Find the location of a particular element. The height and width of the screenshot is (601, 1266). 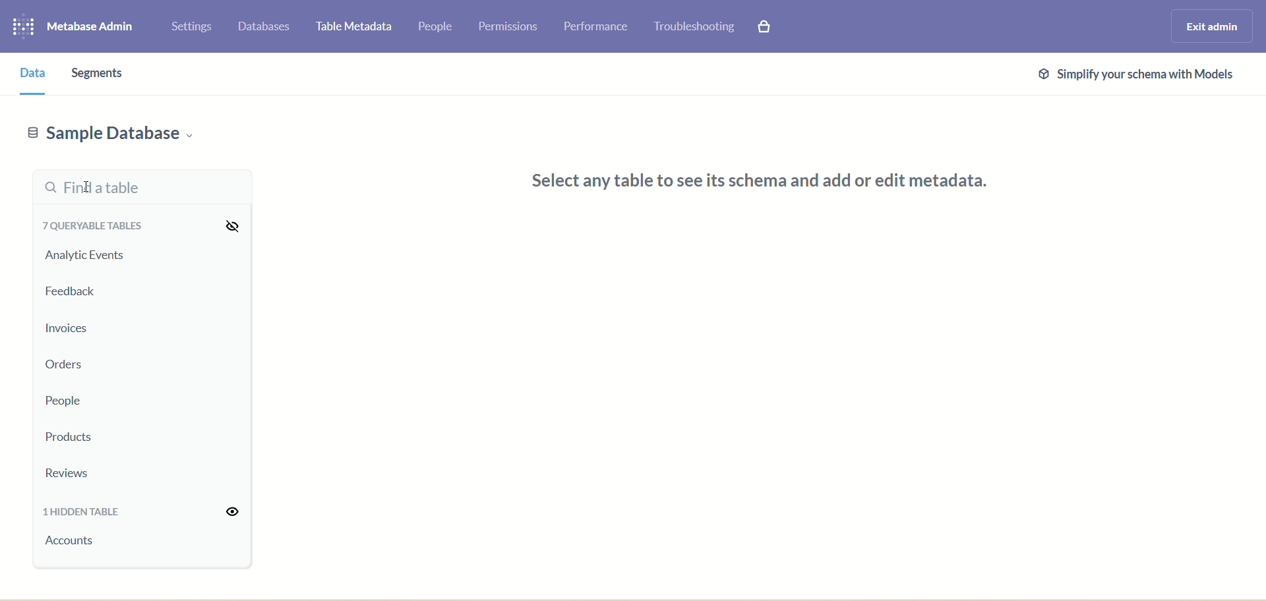

logo is located at coordinates (22, 25).